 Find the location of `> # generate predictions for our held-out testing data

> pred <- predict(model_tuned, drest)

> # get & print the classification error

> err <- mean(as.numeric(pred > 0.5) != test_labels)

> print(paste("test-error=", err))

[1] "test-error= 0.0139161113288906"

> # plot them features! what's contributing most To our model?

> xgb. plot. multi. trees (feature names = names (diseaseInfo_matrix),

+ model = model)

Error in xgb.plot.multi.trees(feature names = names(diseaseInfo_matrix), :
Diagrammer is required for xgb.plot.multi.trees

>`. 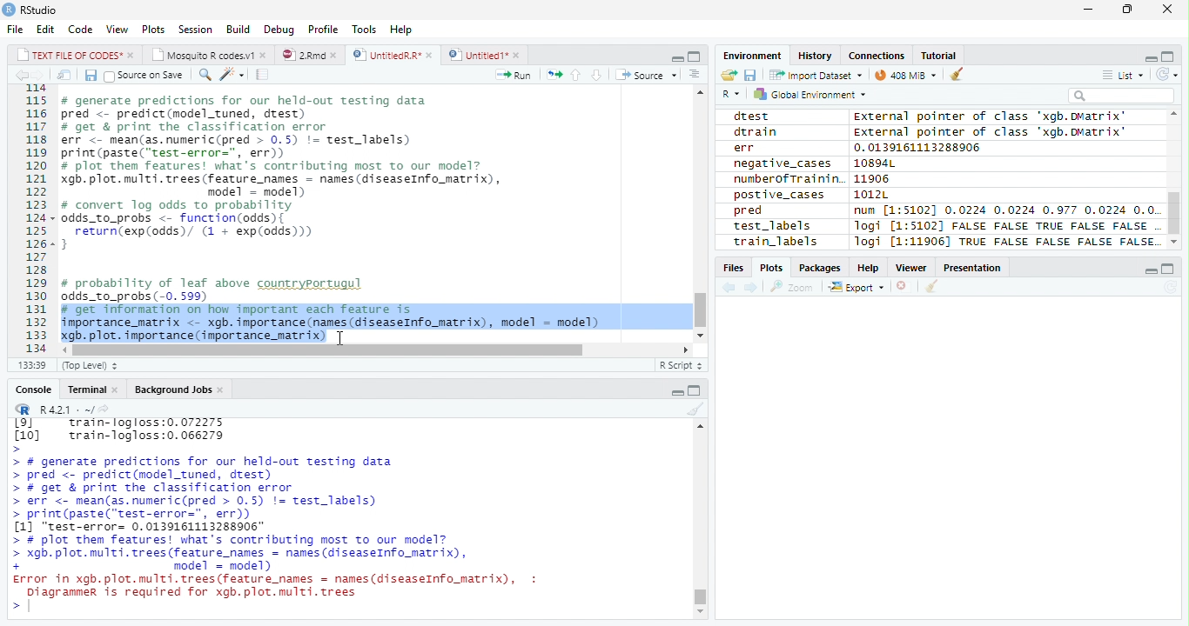

> # generate predictions for our held-out testing data

> pred <- predict(model_tuned, drest)

> # get & print the classification error

> err <- mean(as.numeric(pred > 0.5) != test_labels)

> print(paste("test-error=", err))

[1] "test-error= 0.0139161113288906"

> # plot them features! what's contributing most To our model?

> xgb. plot. multi. trees (feature names = names (diseaseInfo_matrix),

+ model = model)

Error in xgb.plot.multi.trees(feature names = names(diseaseInfo_matrix), :
Diagrammer is required for xgb.plot.multi.trees

> is located at coordinates (281, 532).